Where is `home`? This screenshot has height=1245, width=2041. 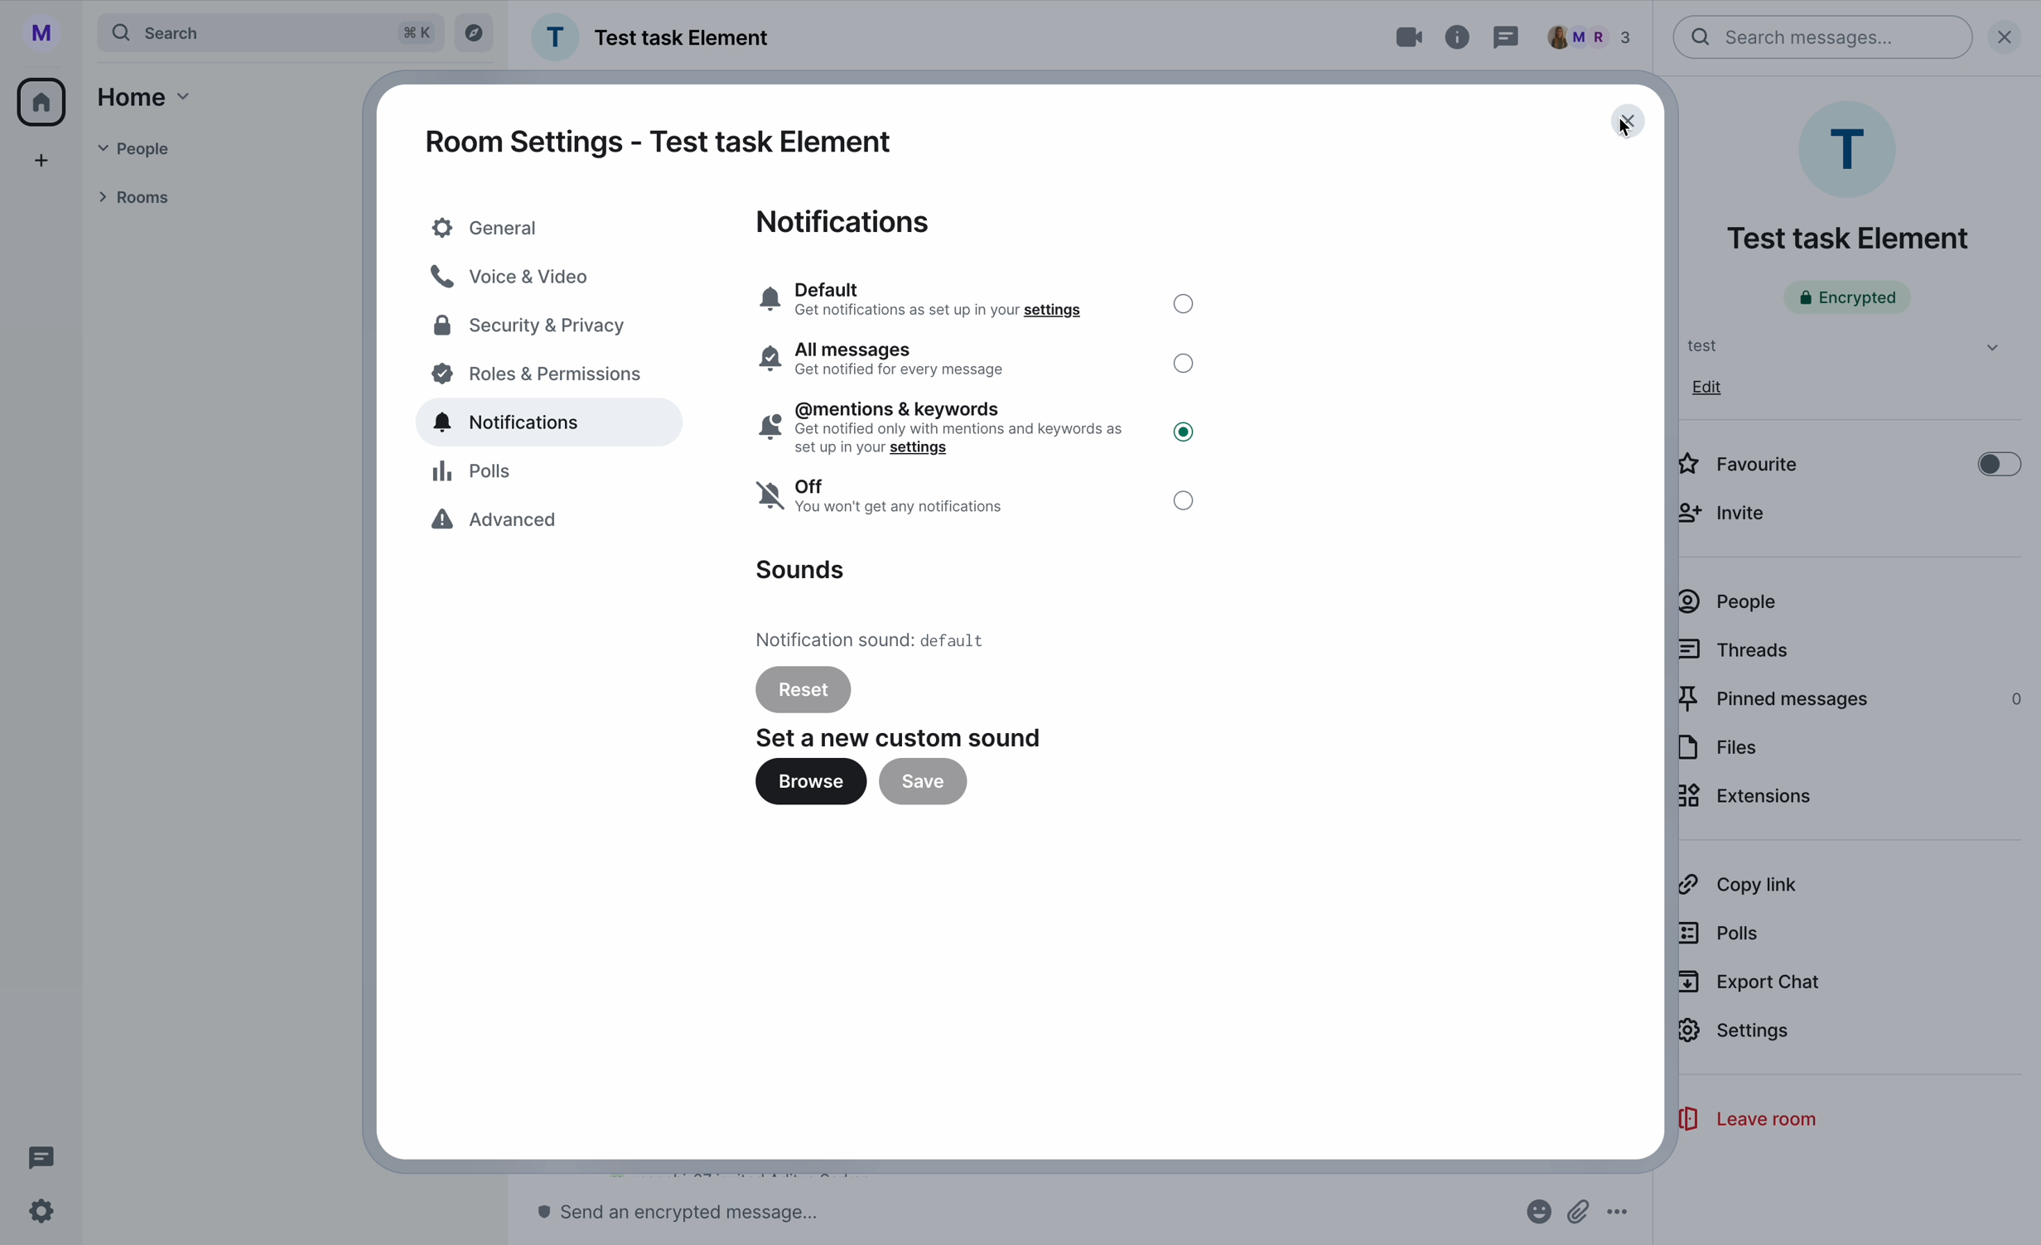 home is located at coordinates (147, 97).